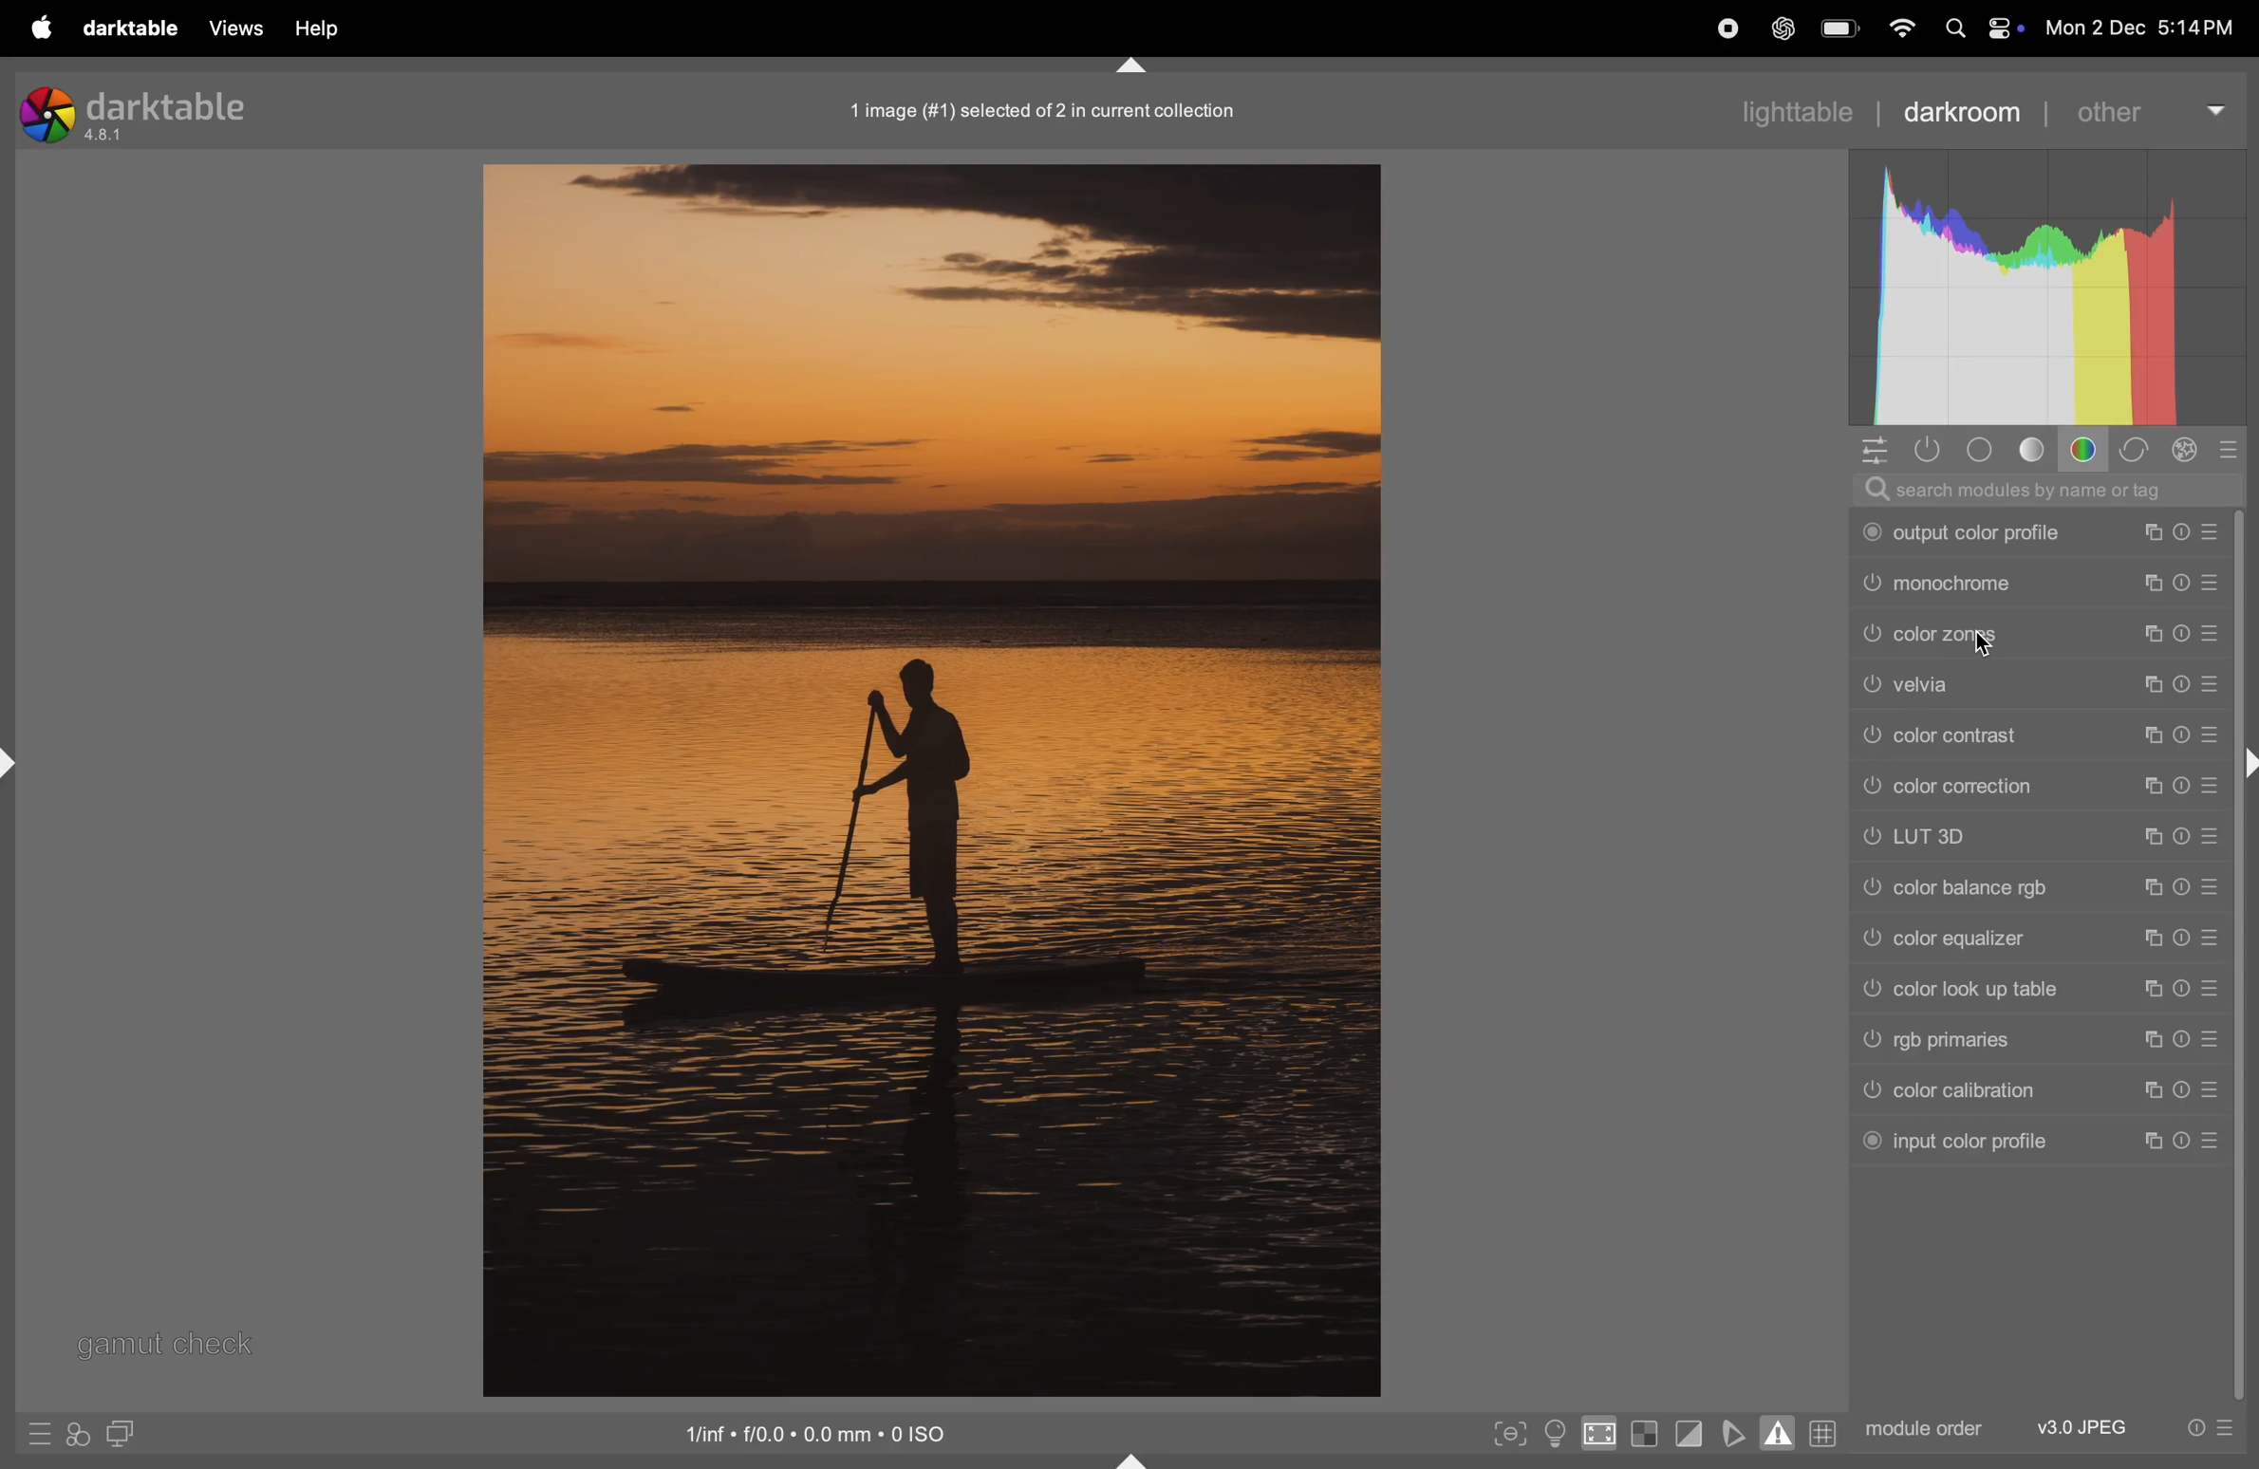 This screenshot has width=2259, height=1469. What do you see at coordinates (2210, 1090) in the screenshot?
I see `preset` at bounding box center [2210, 1090].